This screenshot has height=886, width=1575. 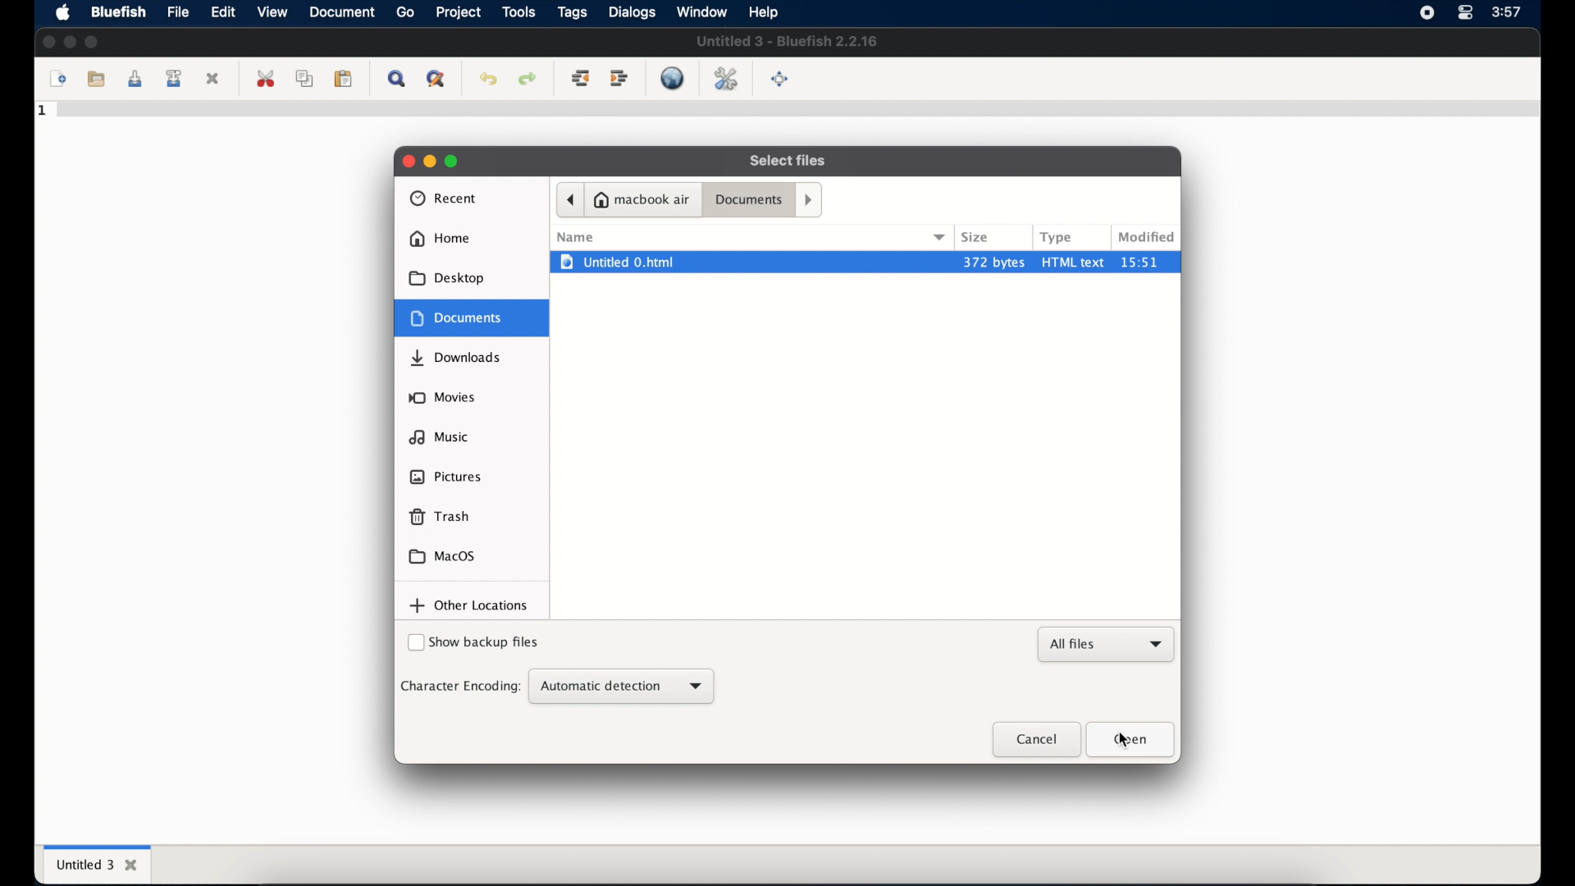 What do you see at coordinates (223, 13) in the screenshot?
I see `edit` at bounding box center [223, 13].